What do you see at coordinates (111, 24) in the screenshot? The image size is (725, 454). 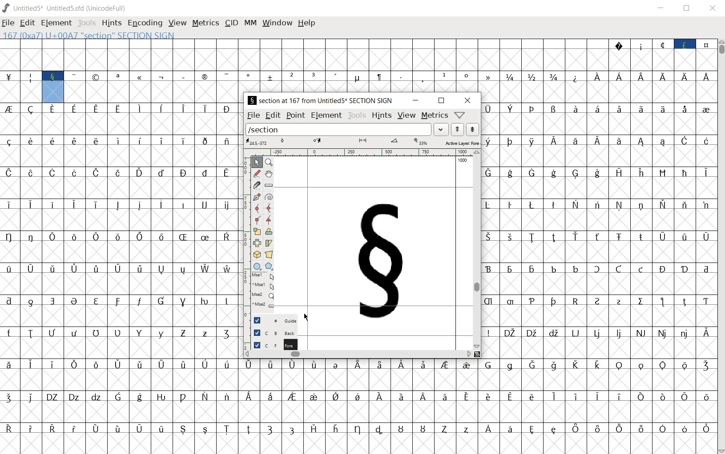 I see `HINTS` at bounding box center [111, 24].